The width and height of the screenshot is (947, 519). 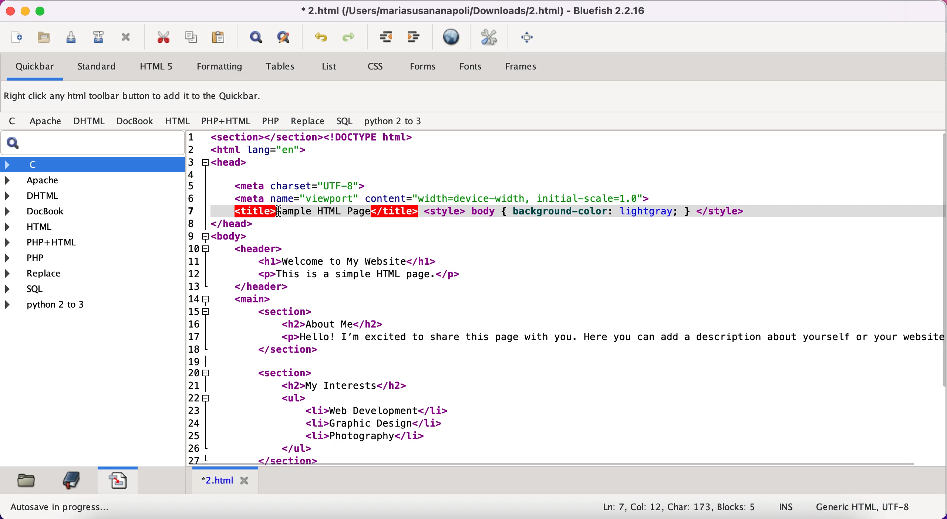 What do you see at coordinates (198, 298) in the screenshot?
I see `line numbers` at bounding box center [198, 298].